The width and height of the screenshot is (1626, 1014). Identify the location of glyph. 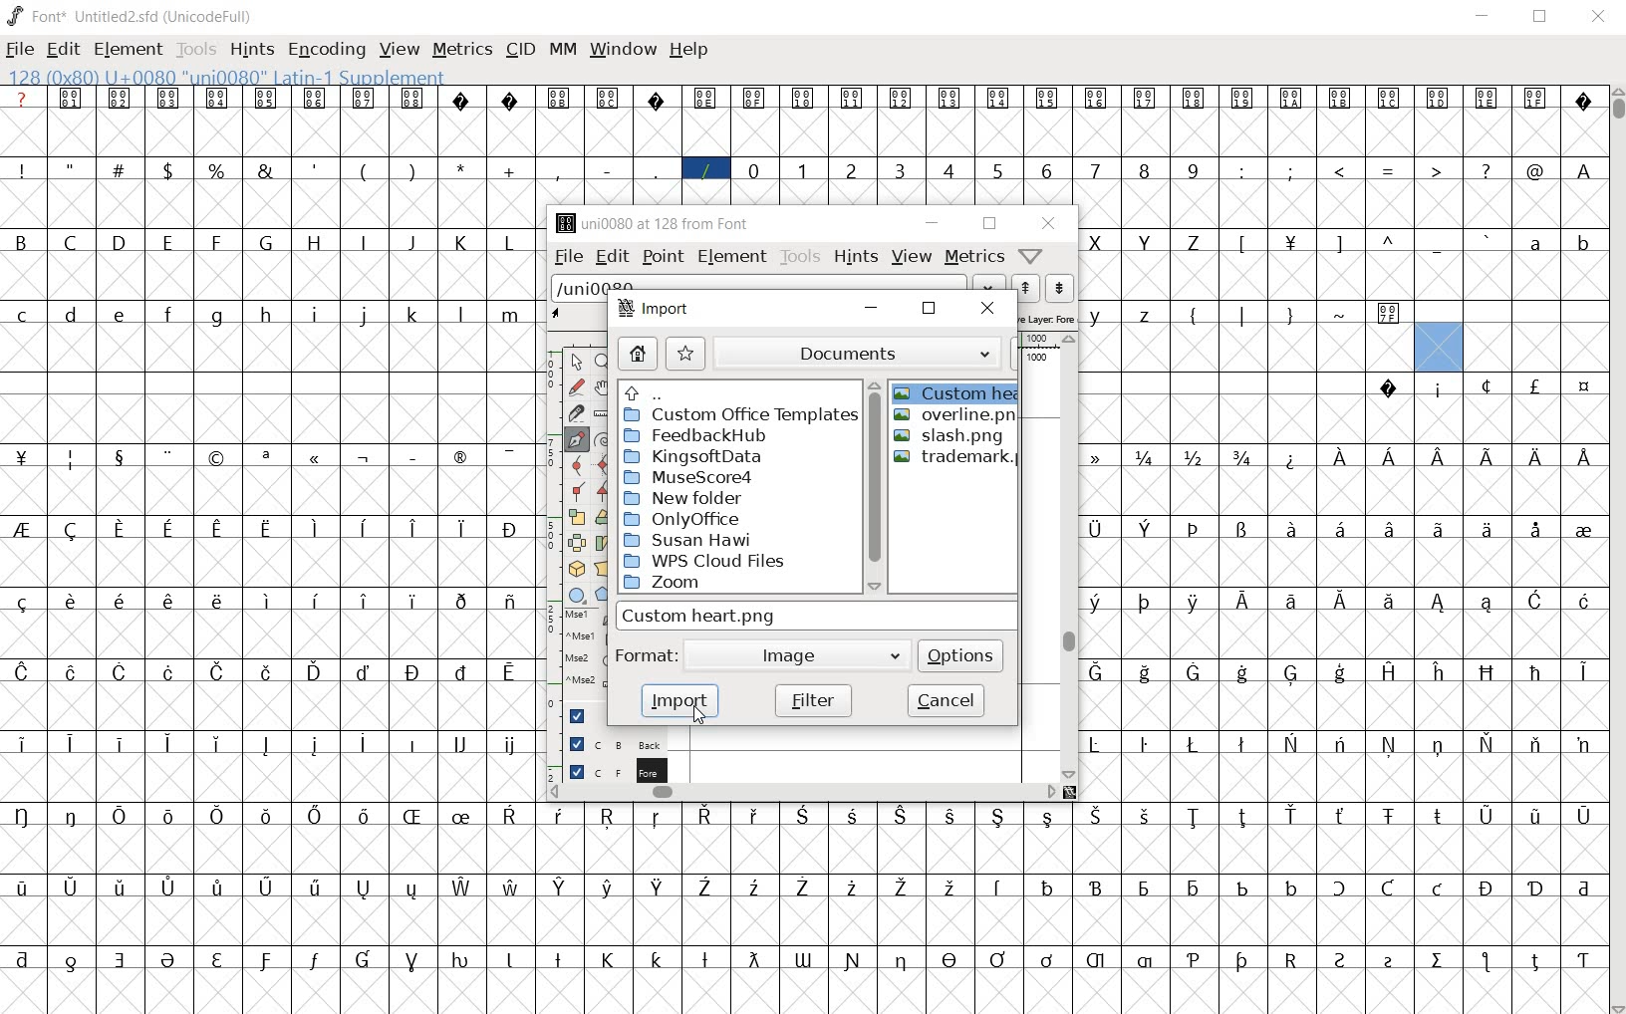
(1094, 530).